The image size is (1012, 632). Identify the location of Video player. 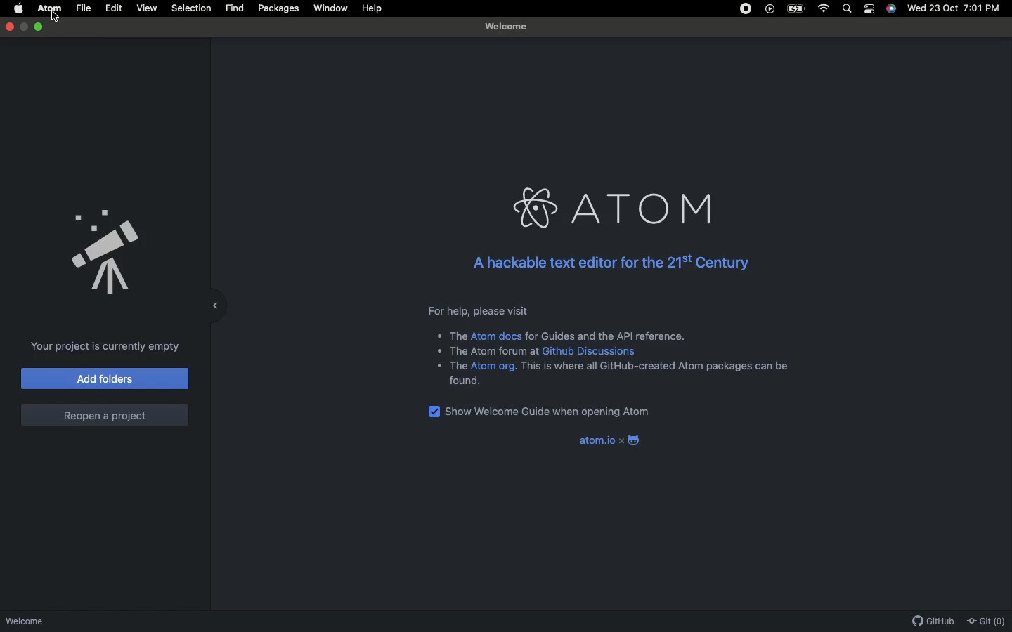
(769, 9).